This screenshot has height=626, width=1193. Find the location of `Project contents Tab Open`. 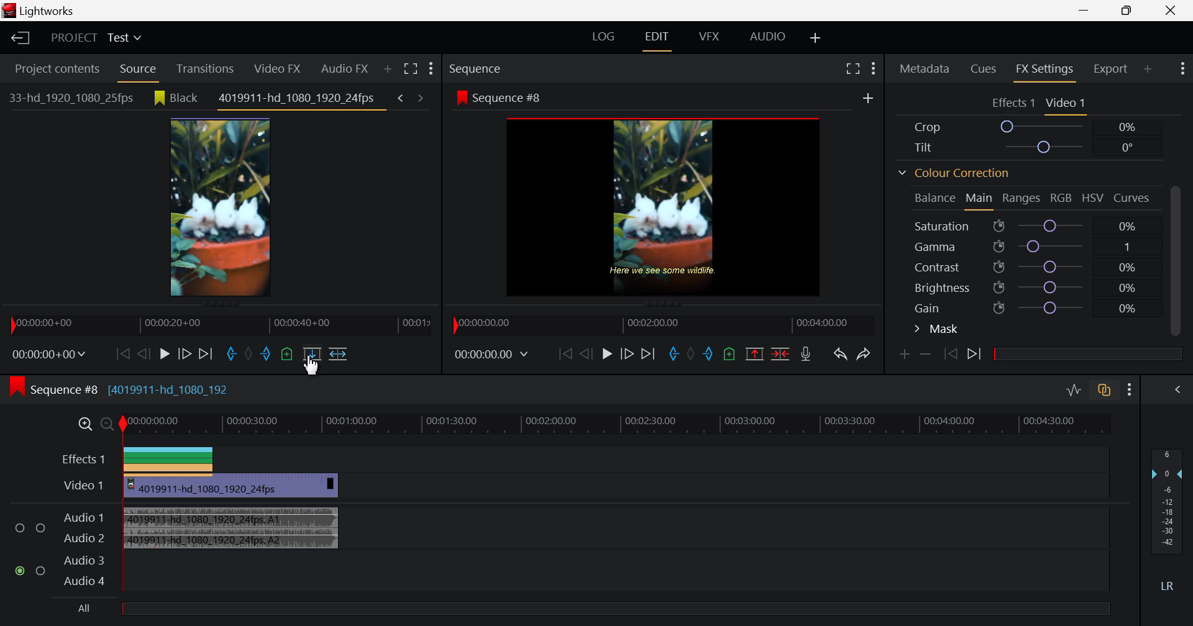

Project contents Tab Open is located at coordinates (53, 70).